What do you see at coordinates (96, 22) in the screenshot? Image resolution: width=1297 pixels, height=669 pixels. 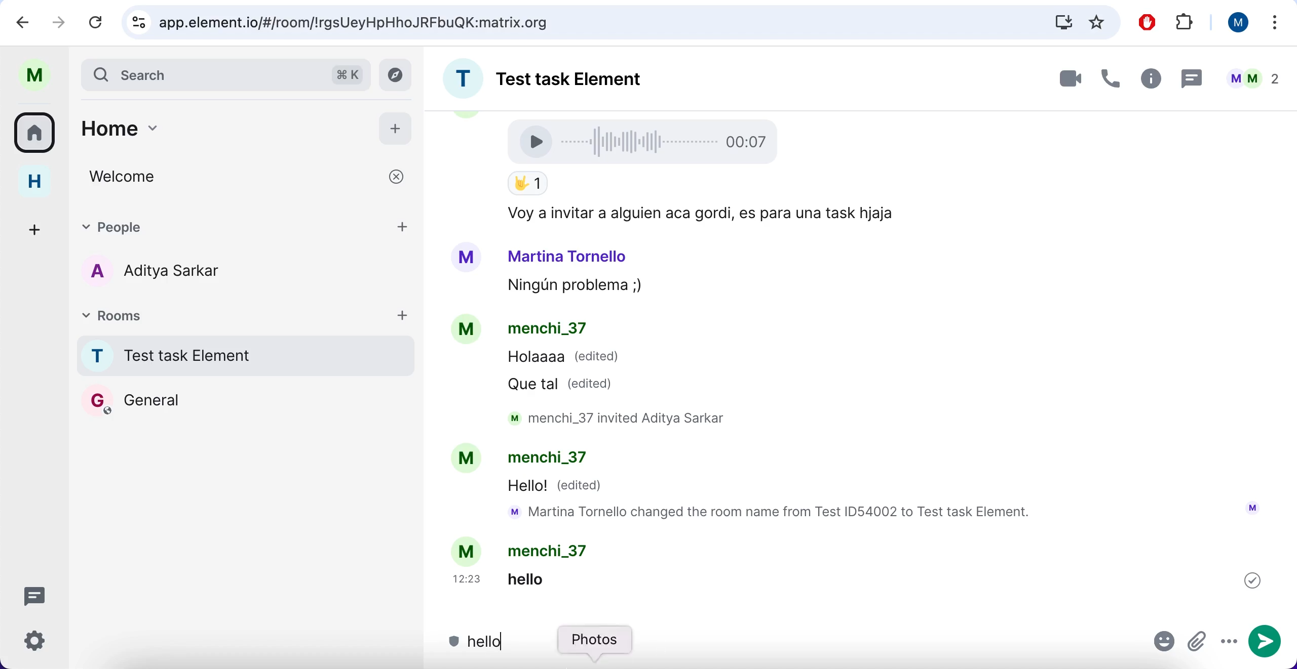 I see `reload current page` at bounding box center [96, 22].